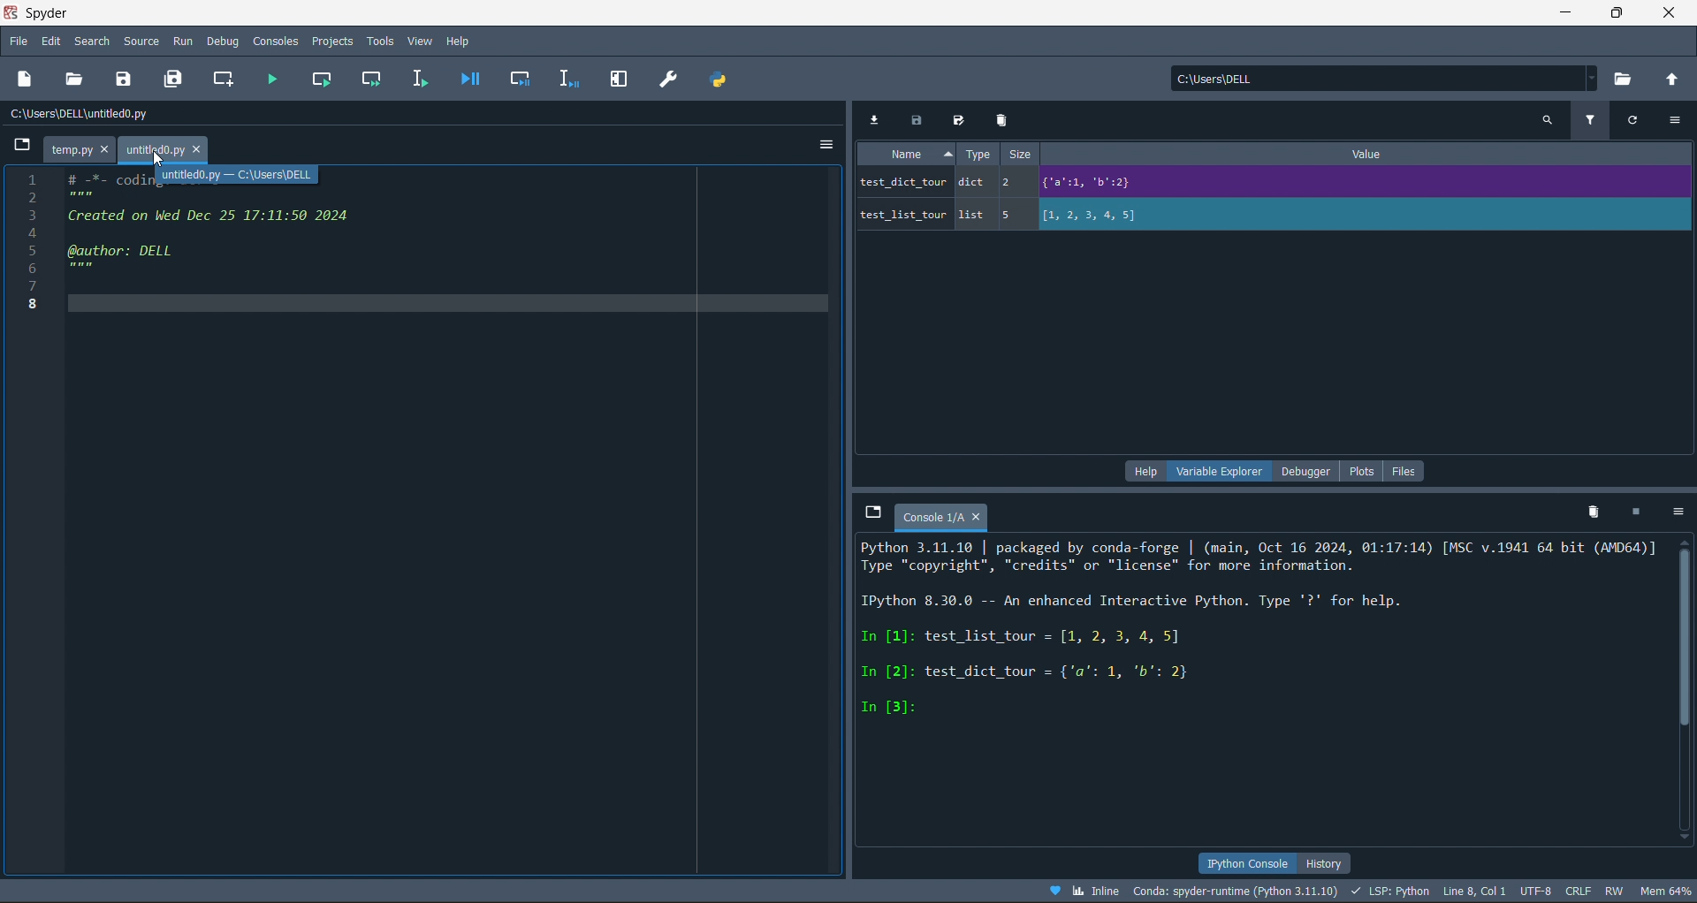 The height and width of the screenshot is (903, 1697). What do you see at coordinates (11, 13) in the screenshot?
I see `spyder logo` at bounding box center [11, 13].